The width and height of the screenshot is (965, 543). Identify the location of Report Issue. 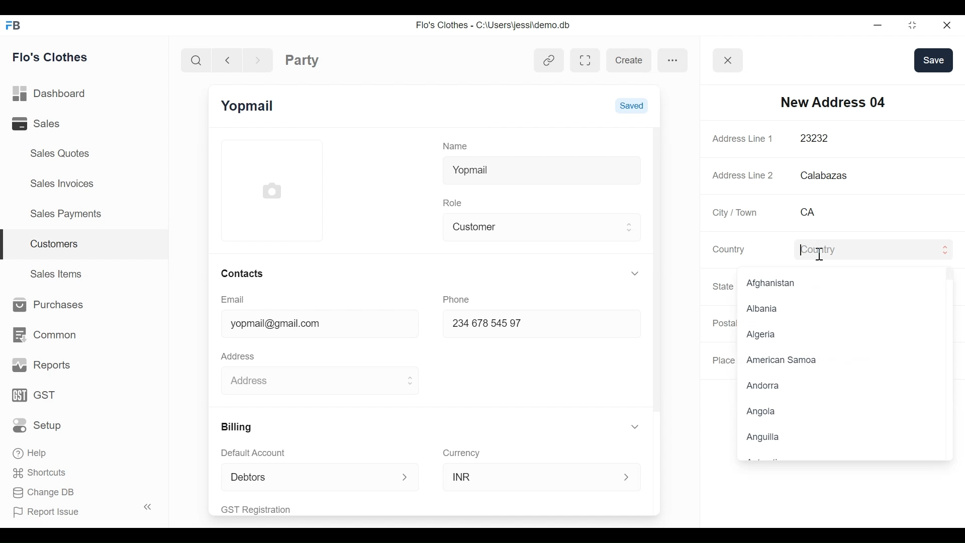
(77, 510).